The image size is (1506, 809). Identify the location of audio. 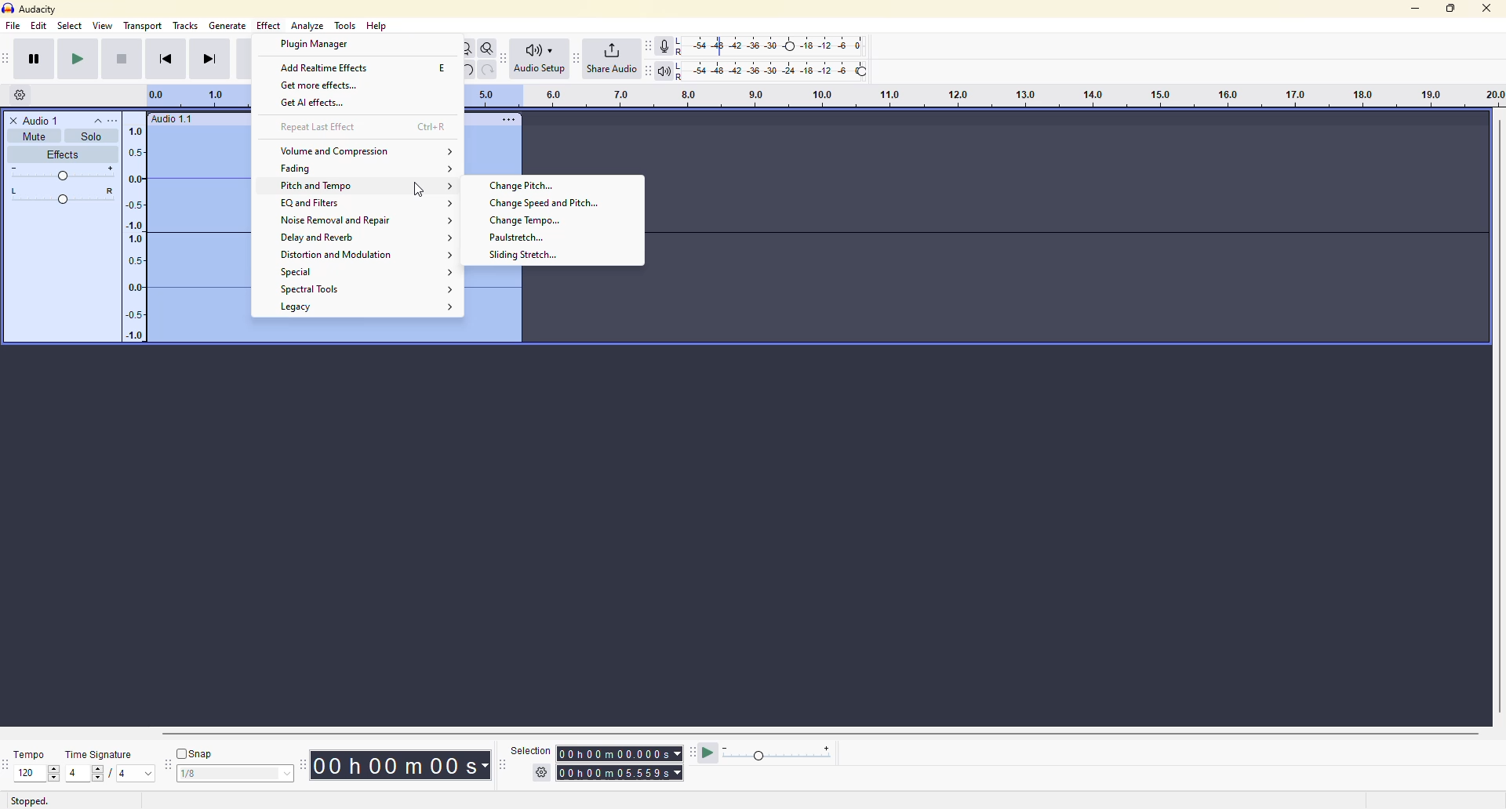
(180, 236).